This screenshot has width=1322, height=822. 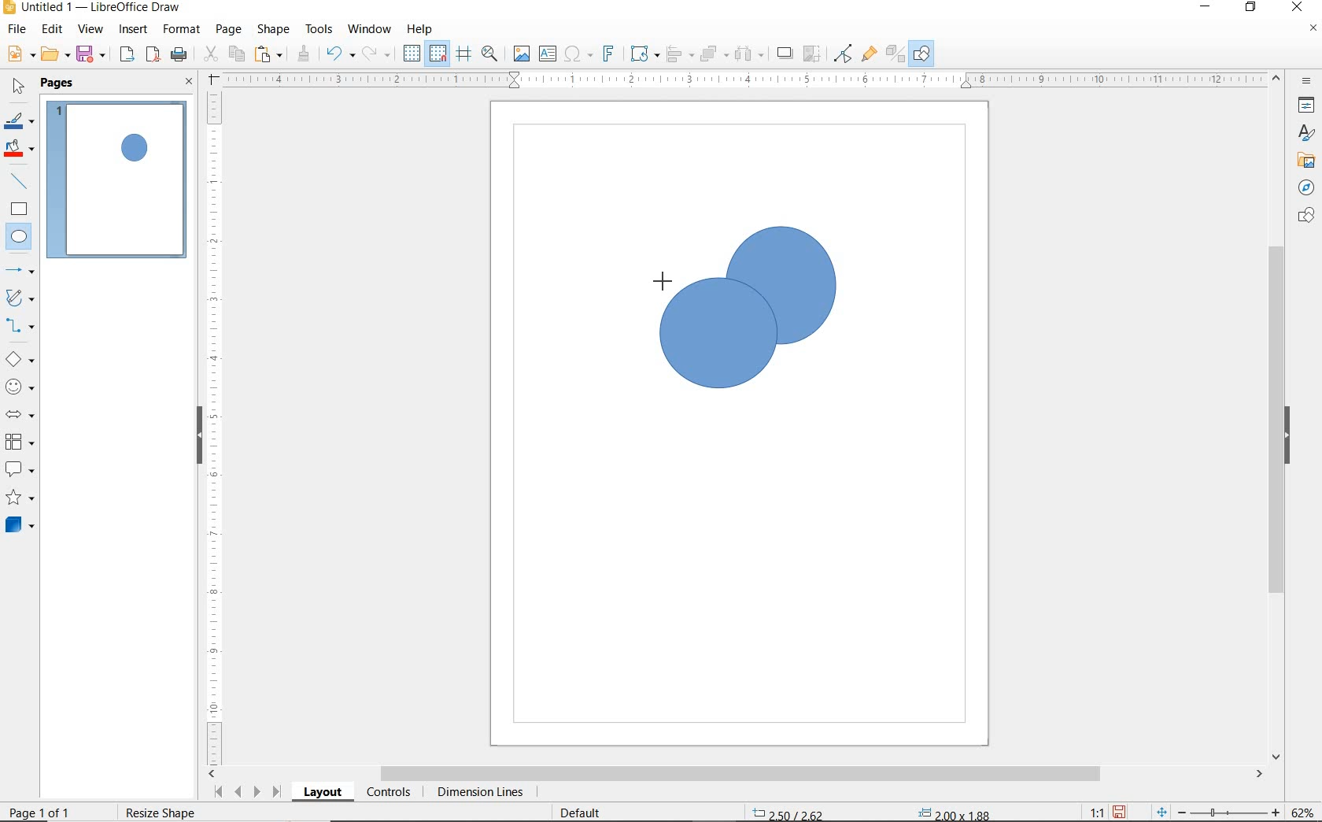 I want to click on ELLIPSE TOOL, so click(x=729, y=349).